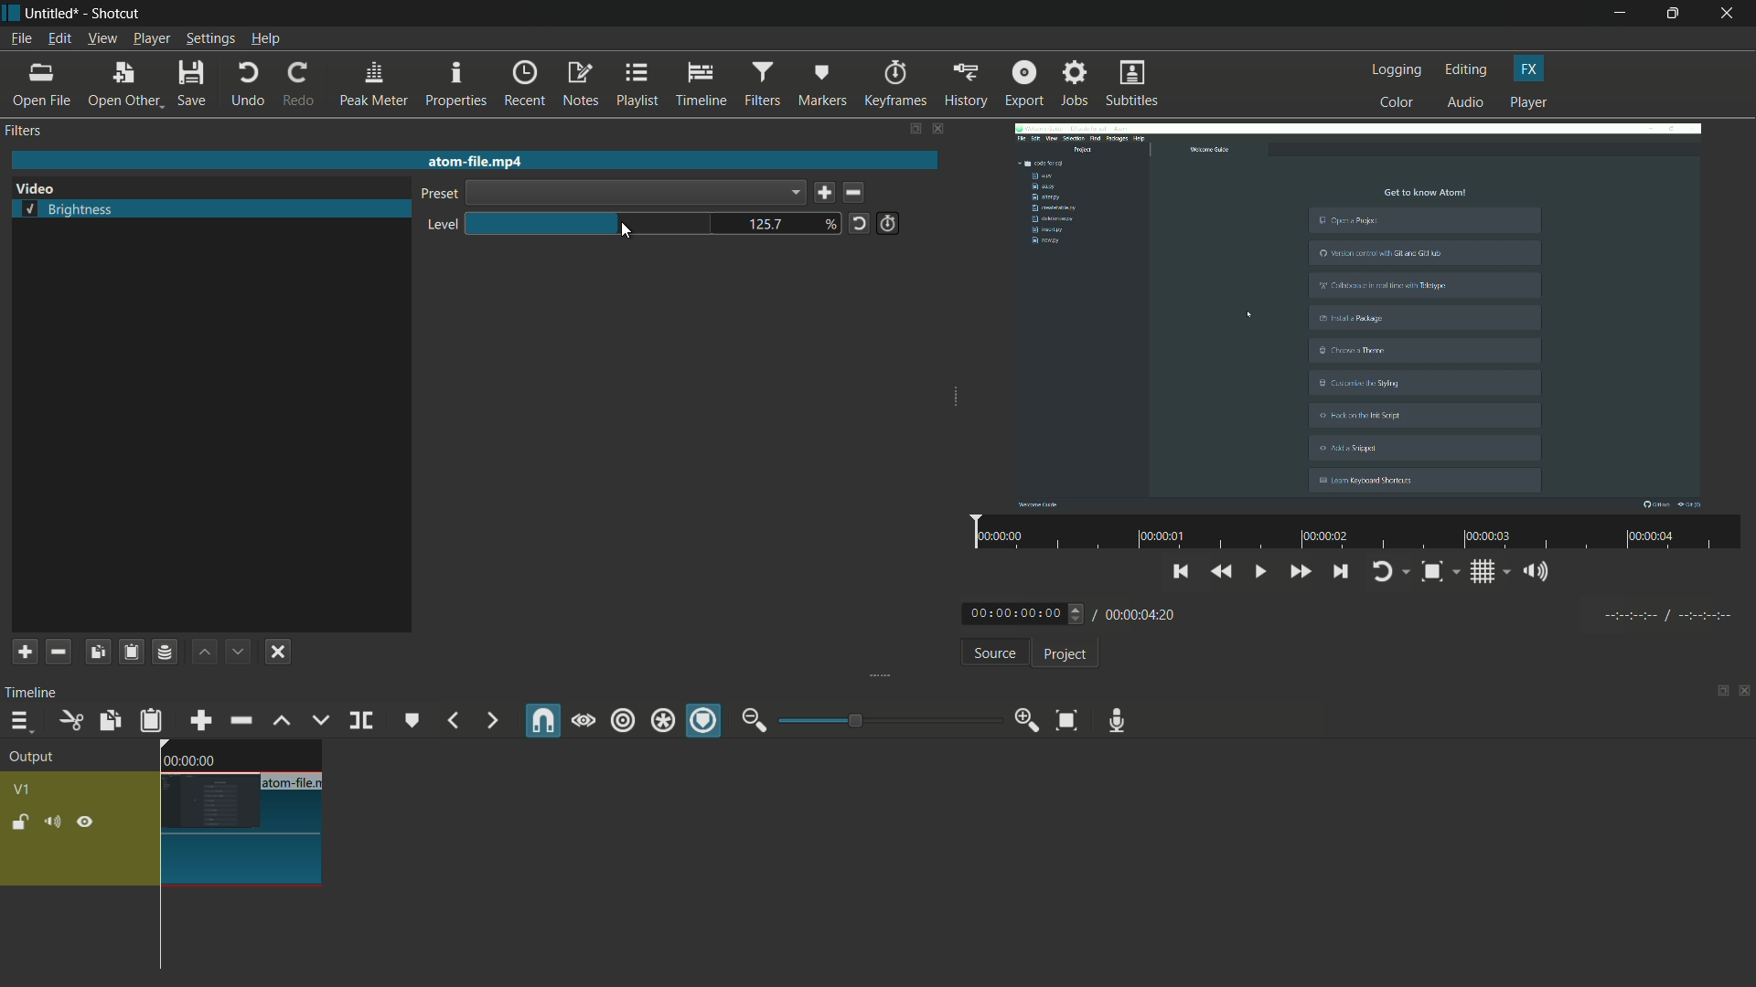 The width and height of the screenshot is (1756, 987). I want to click on paste filters, so click(130, 652).